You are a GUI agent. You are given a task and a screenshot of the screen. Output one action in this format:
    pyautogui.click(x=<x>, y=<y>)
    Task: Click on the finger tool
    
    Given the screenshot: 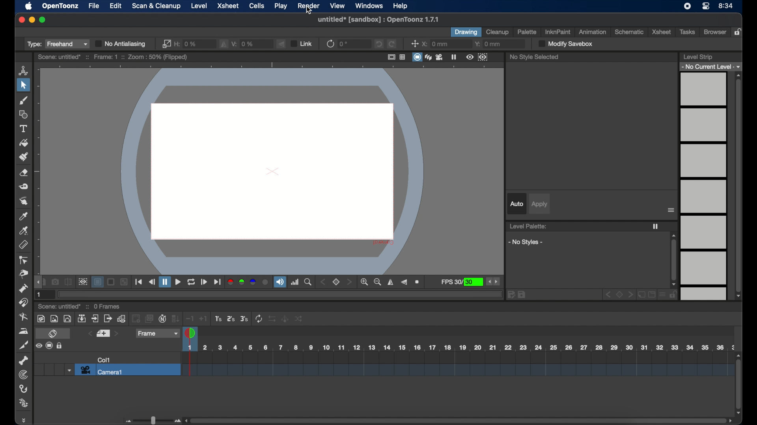 What is the action you would take?
    pyautogui.click(x=24, y=201)
    